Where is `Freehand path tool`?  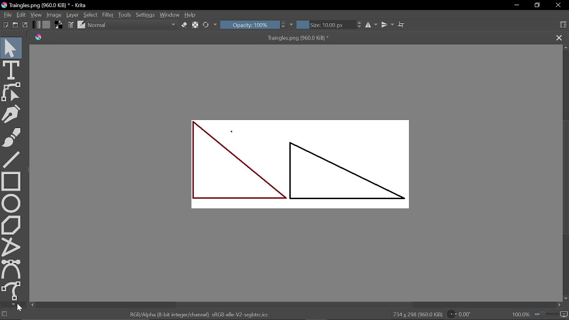
Freehand path tool is located at coordinates (13, 291).